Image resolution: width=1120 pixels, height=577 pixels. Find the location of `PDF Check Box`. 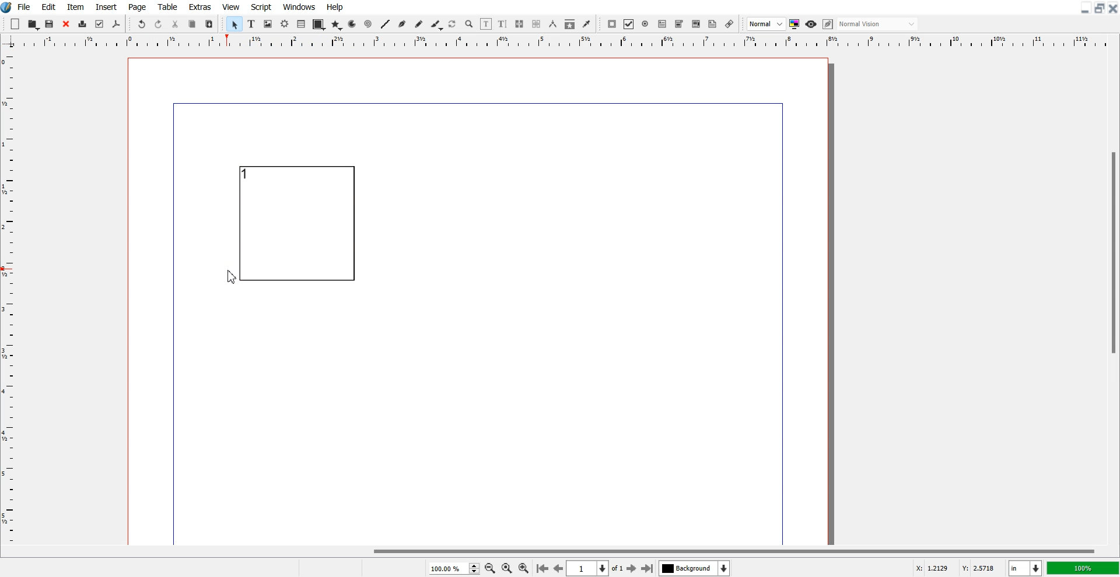

PDF Check Box is located at coordinates (629, 24).